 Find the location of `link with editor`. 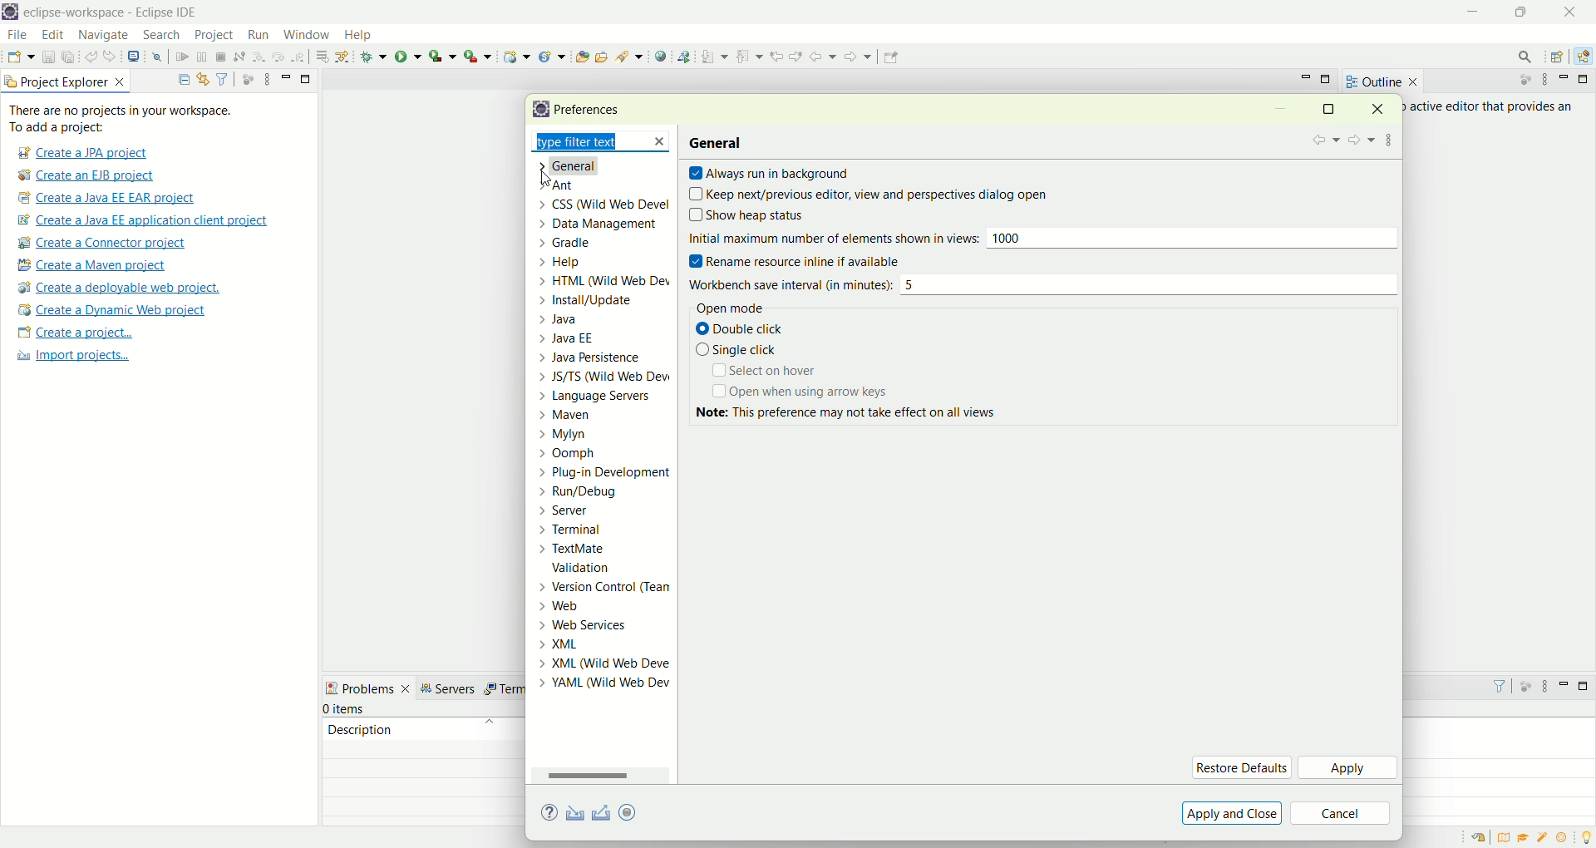

link with editor is located at coordinates (204, 79).